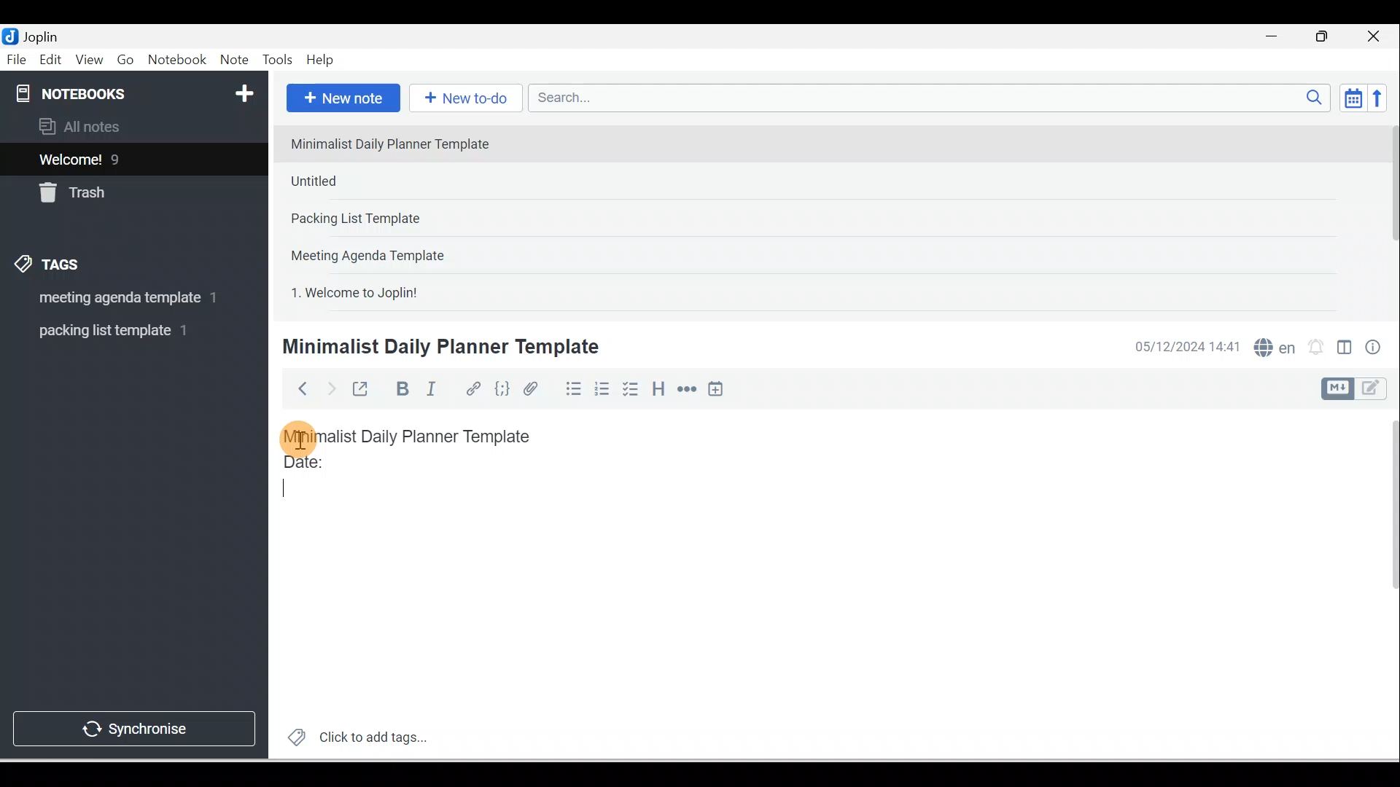 The image size is (1400, 787). What do you see at coordinates (321, 60) in the screenshot?
I see `Help` at bounding box center [321, 60].